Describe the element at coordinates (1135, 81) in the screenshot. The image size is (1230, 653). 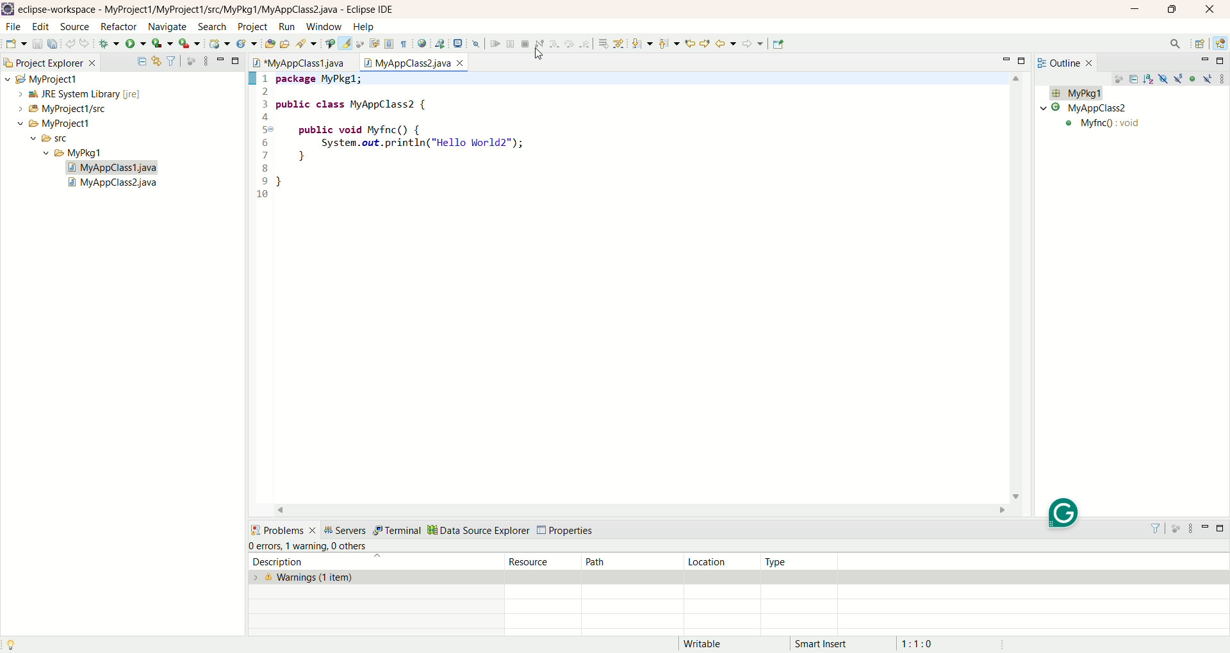
I see `collapse all` at that location.